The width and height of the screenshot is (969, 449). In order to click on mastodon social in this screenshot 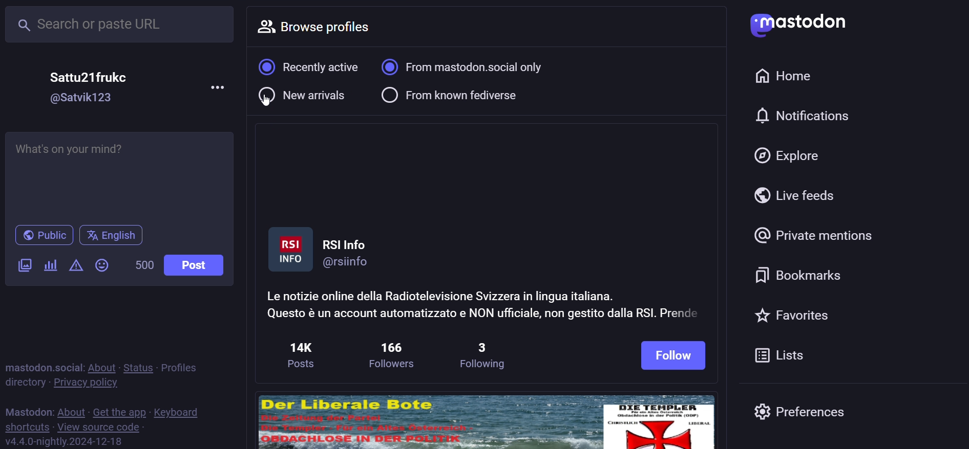, I will do `click(42, 366)`.